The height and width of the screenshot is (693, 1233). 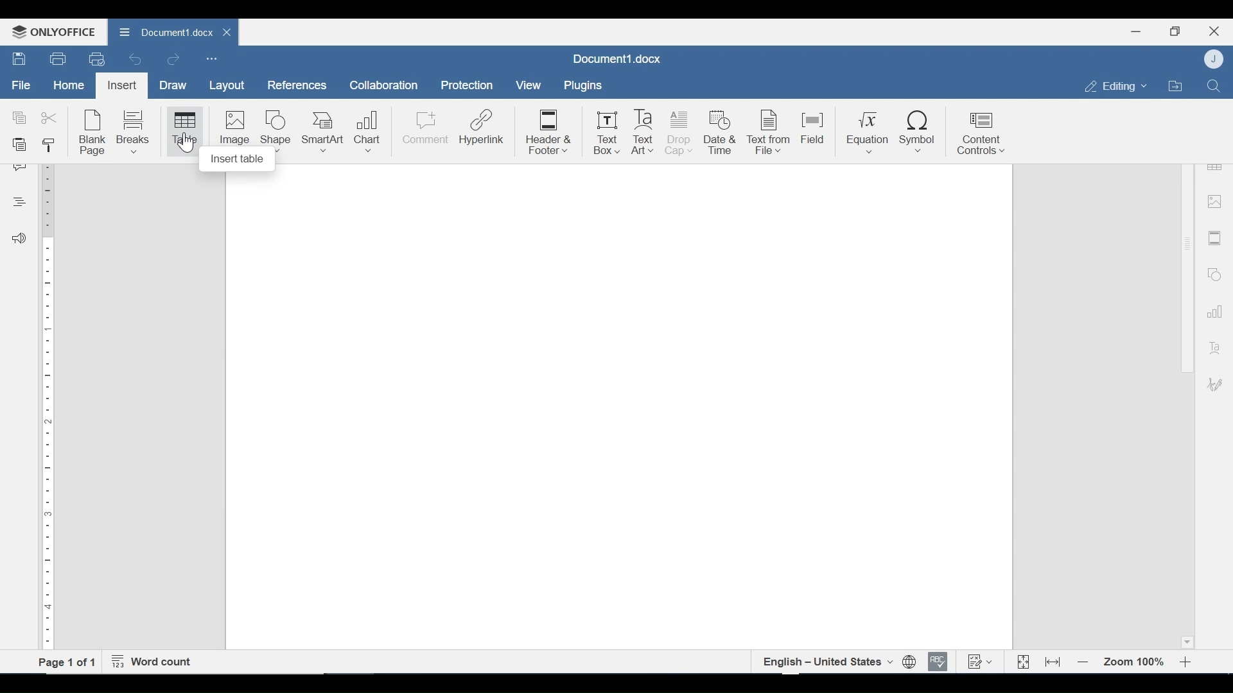 I want to click on cursor, so click(x=186, y=143).